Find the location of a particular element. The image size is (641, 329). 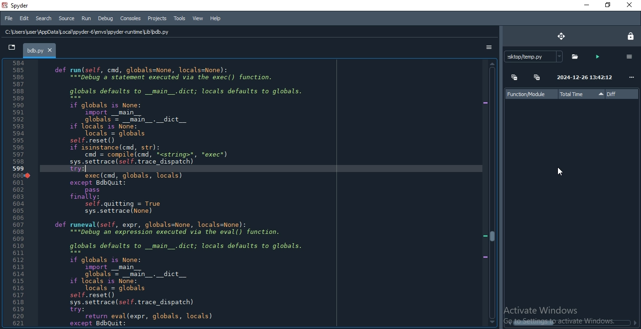

Help is located at coordinates (217, 19).